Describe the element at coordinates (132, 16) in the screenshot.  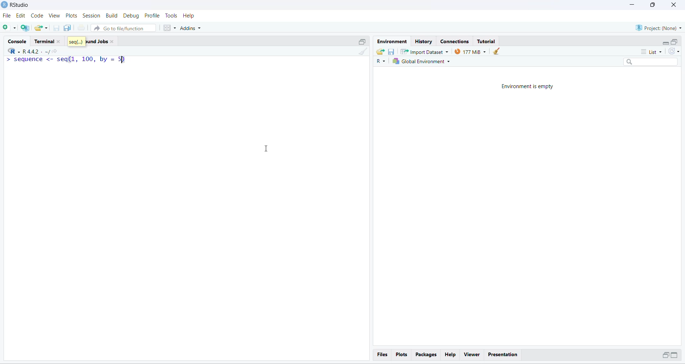
I see `debug` at that location.